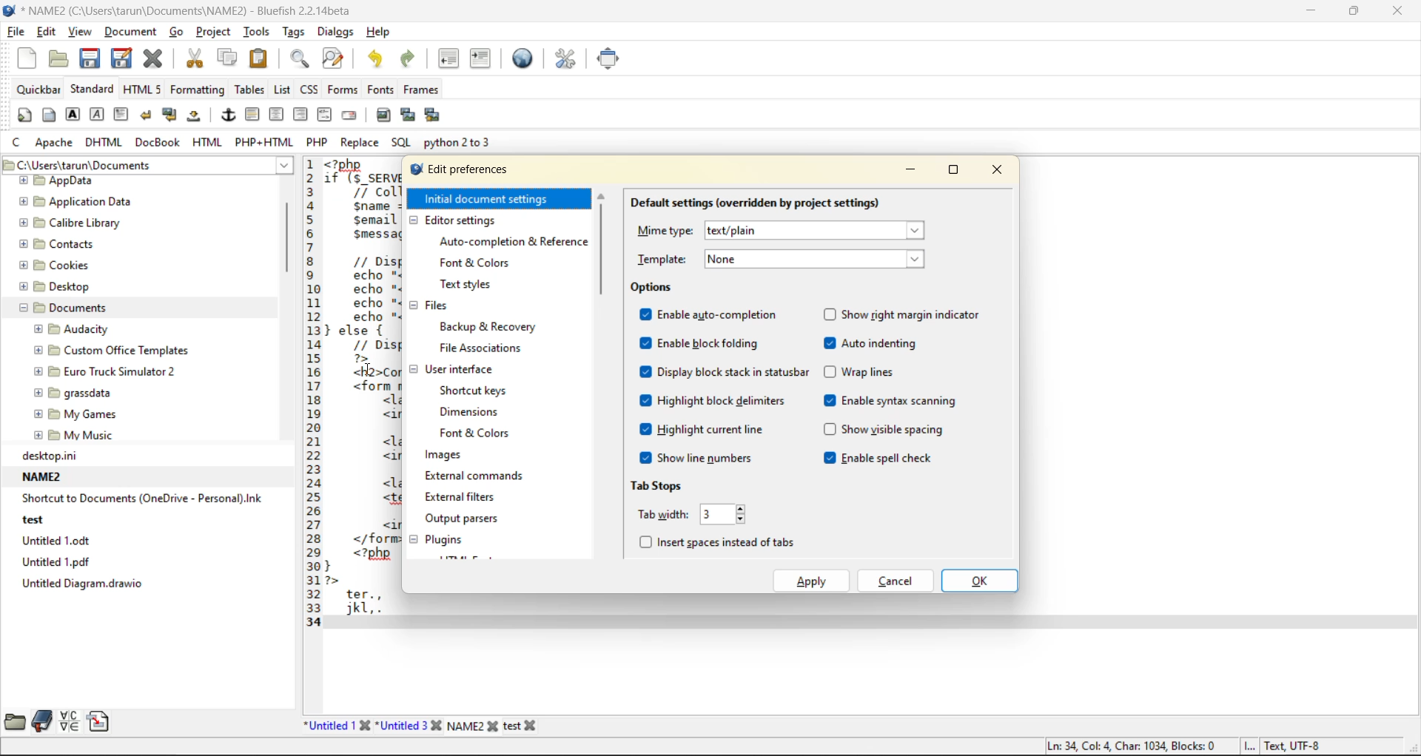 The height and width of the screenshot is (756, 1421). Describe the element at coordinates (310, 395) in the screenshot. I see `line number` at that location.